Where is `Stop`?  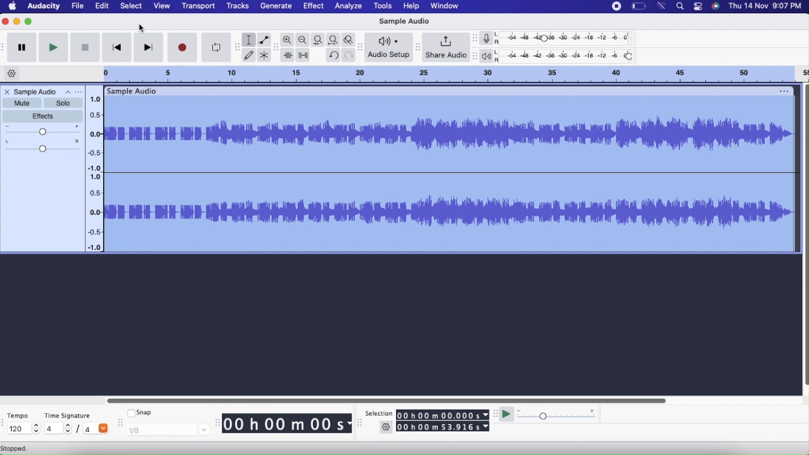
Stop is located at coordinates (86, 47).